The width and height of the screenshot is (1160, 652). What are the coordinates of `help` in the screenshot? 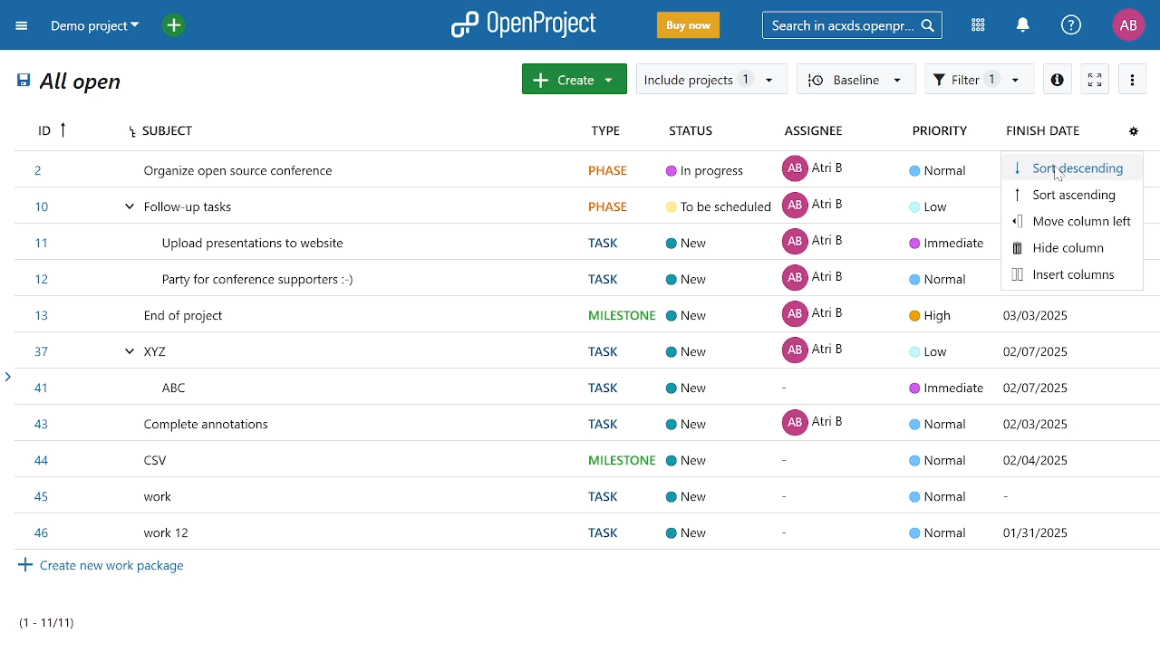 It's located at (1072, 25).